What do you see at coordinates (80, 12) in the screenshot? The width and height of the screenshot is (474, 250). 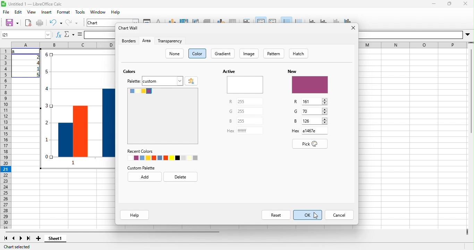 I see `tools` at bounding box center [80, 12].